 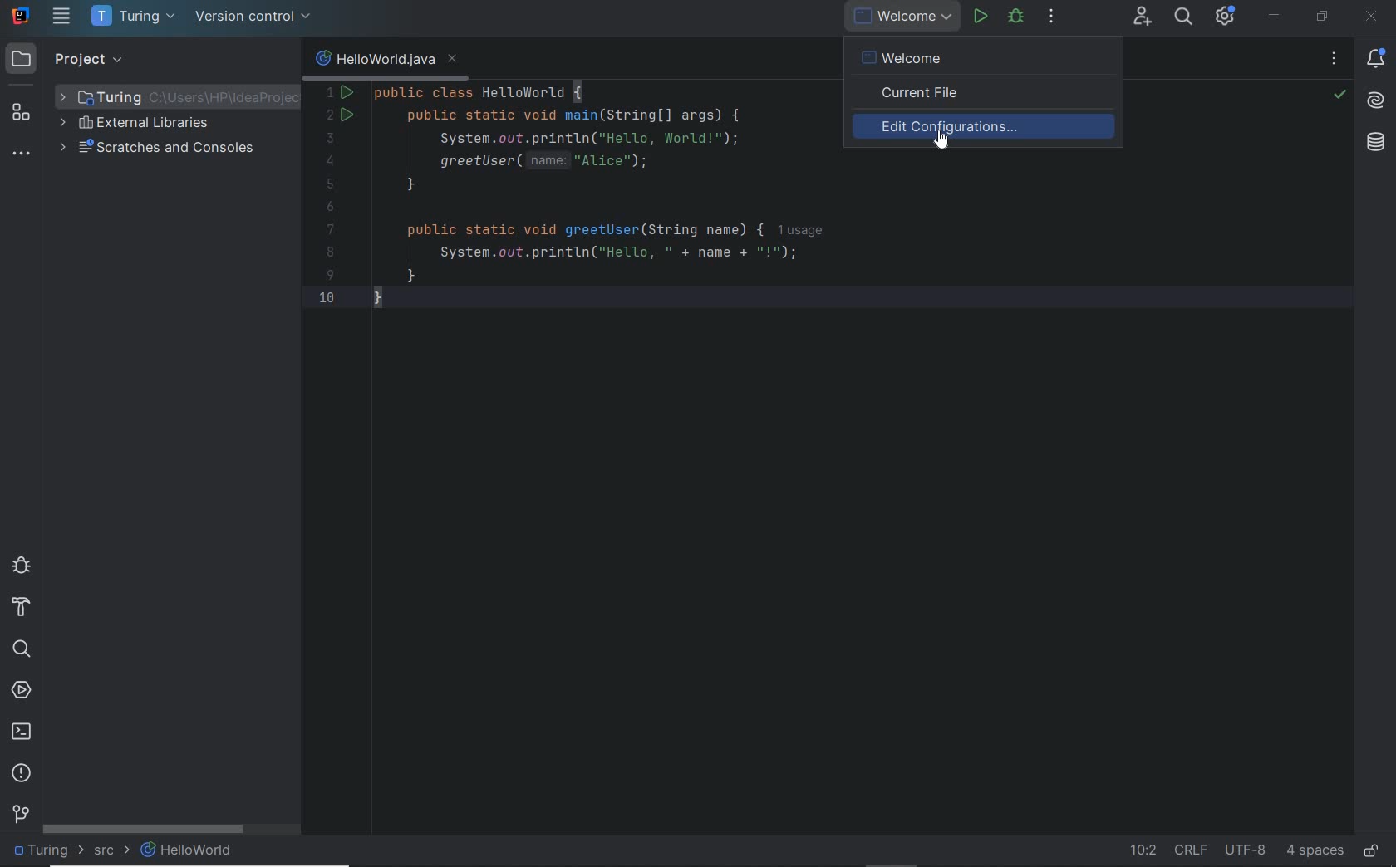 What do you see at coordinates (111, 853) in the screenshot?
I see `src` at bounding box center [111, 853].